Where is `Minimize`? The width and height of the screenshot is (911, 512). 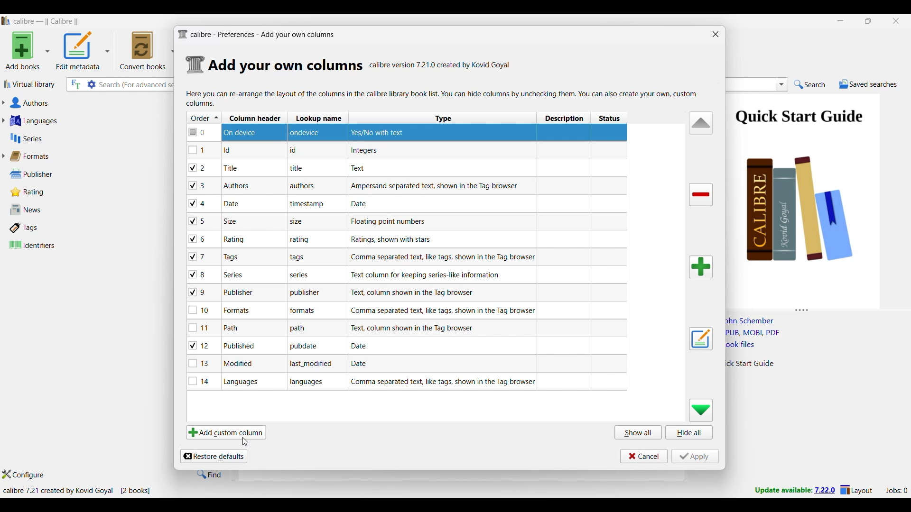 Minimize is located at coordinates (841, 21).